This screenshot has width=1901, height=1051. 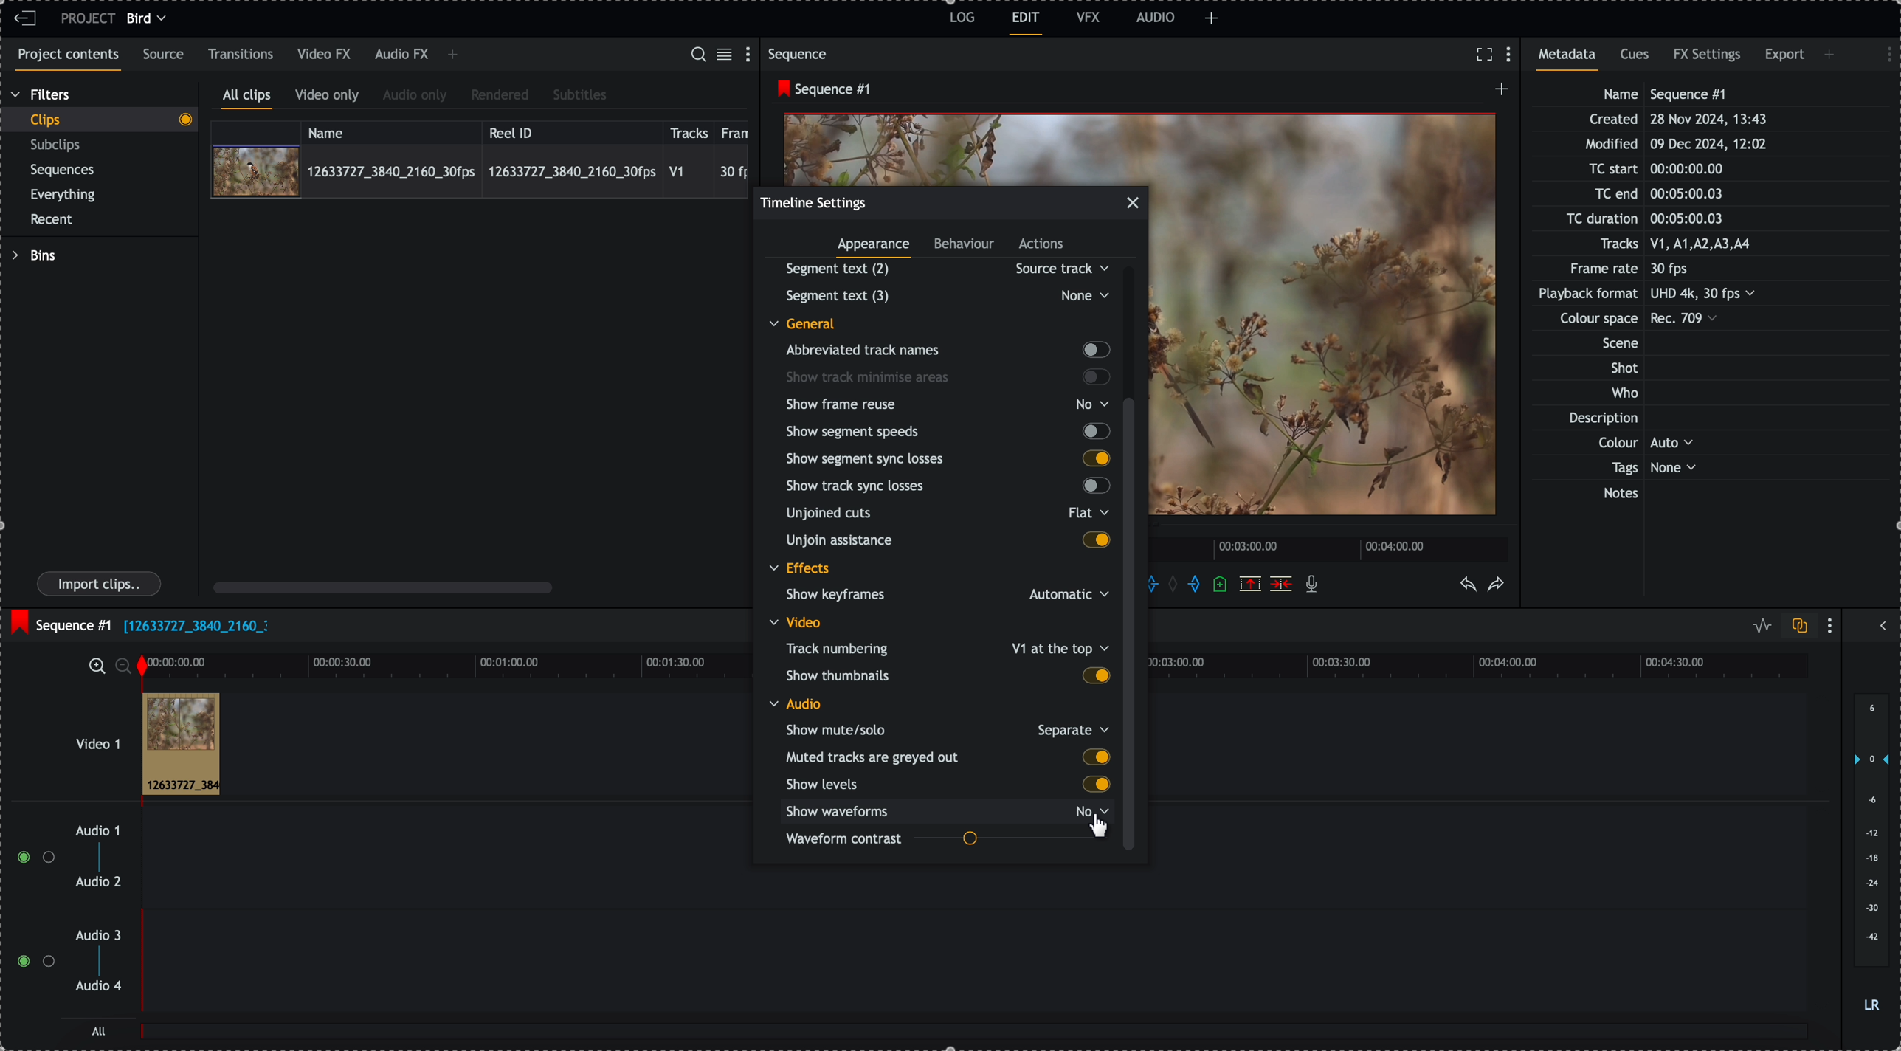 I want to click on cues, so click(x=1636, y=59).